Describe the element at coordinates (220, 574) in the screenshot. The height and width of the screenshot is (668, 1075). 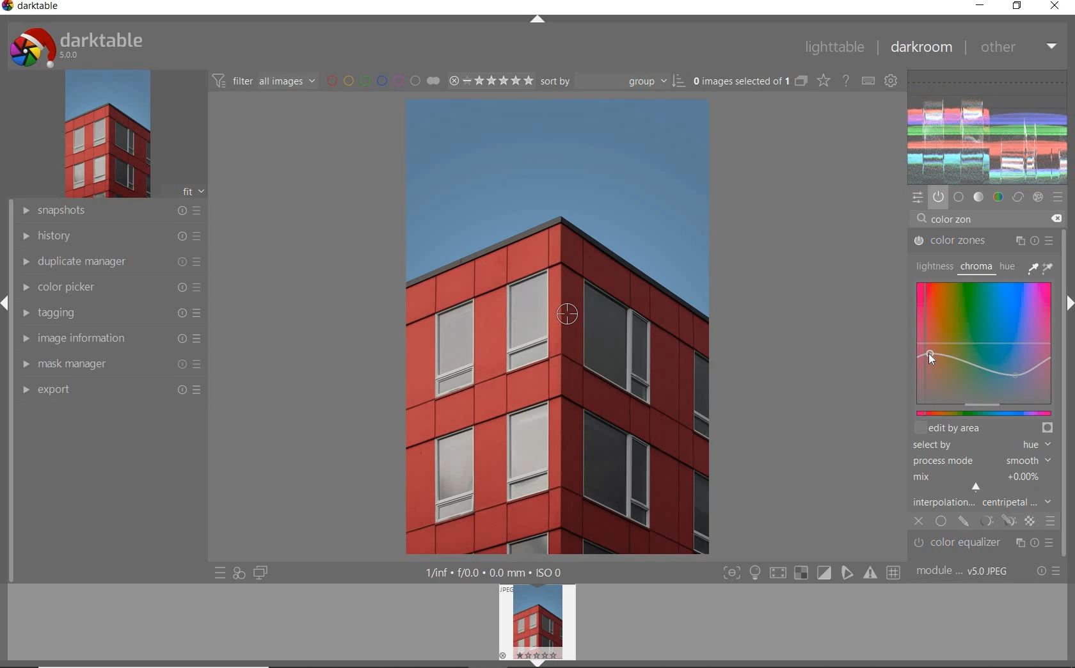
I see `quick access to presets` at that location.